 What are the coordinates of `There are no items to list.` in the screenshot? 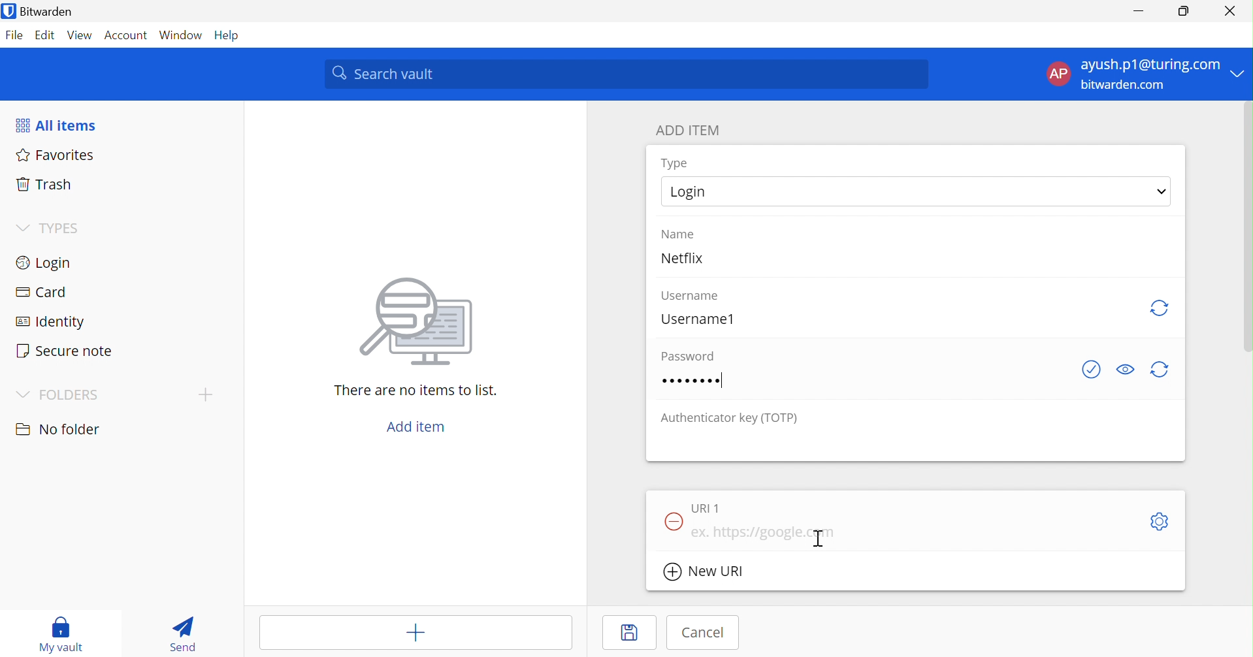 It's located at (413, 390).